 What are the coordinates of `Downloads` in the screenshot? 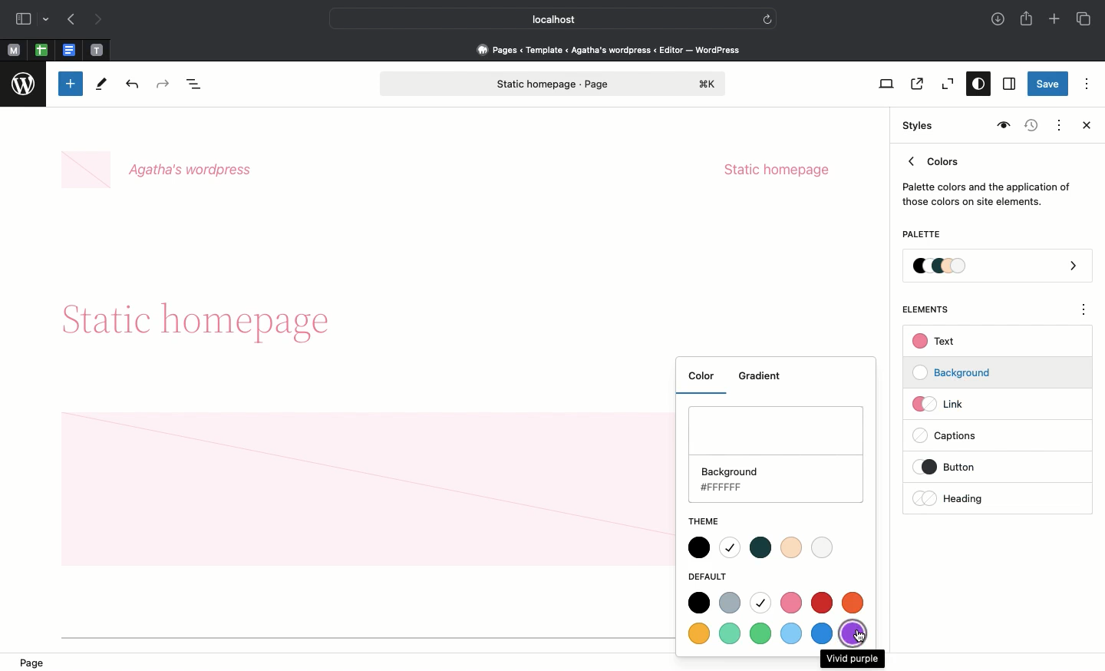 It's located at (999, 21).